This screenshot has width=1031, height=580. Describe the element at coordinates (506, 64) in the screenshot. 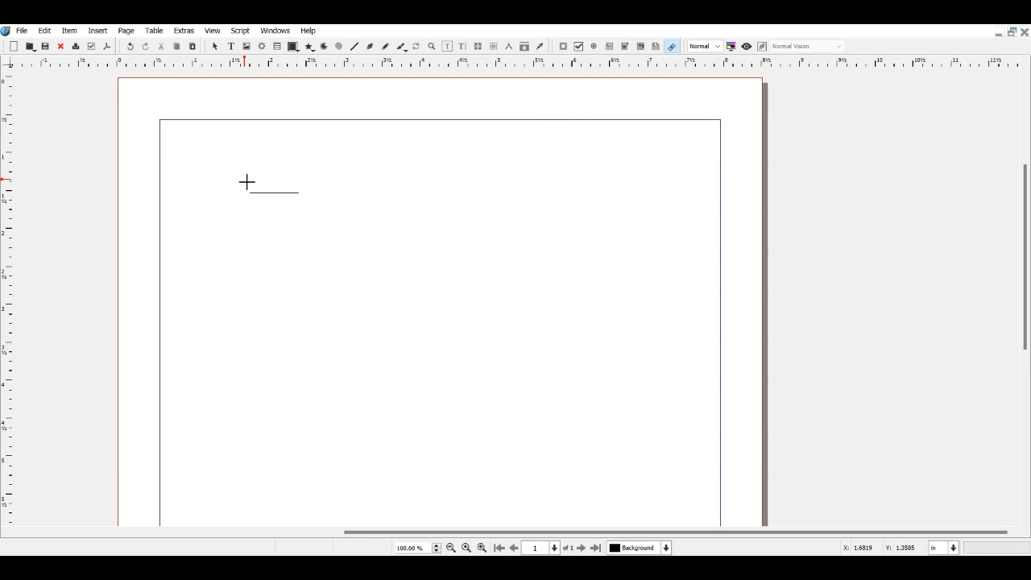

I see `Vertical scale` at that location.